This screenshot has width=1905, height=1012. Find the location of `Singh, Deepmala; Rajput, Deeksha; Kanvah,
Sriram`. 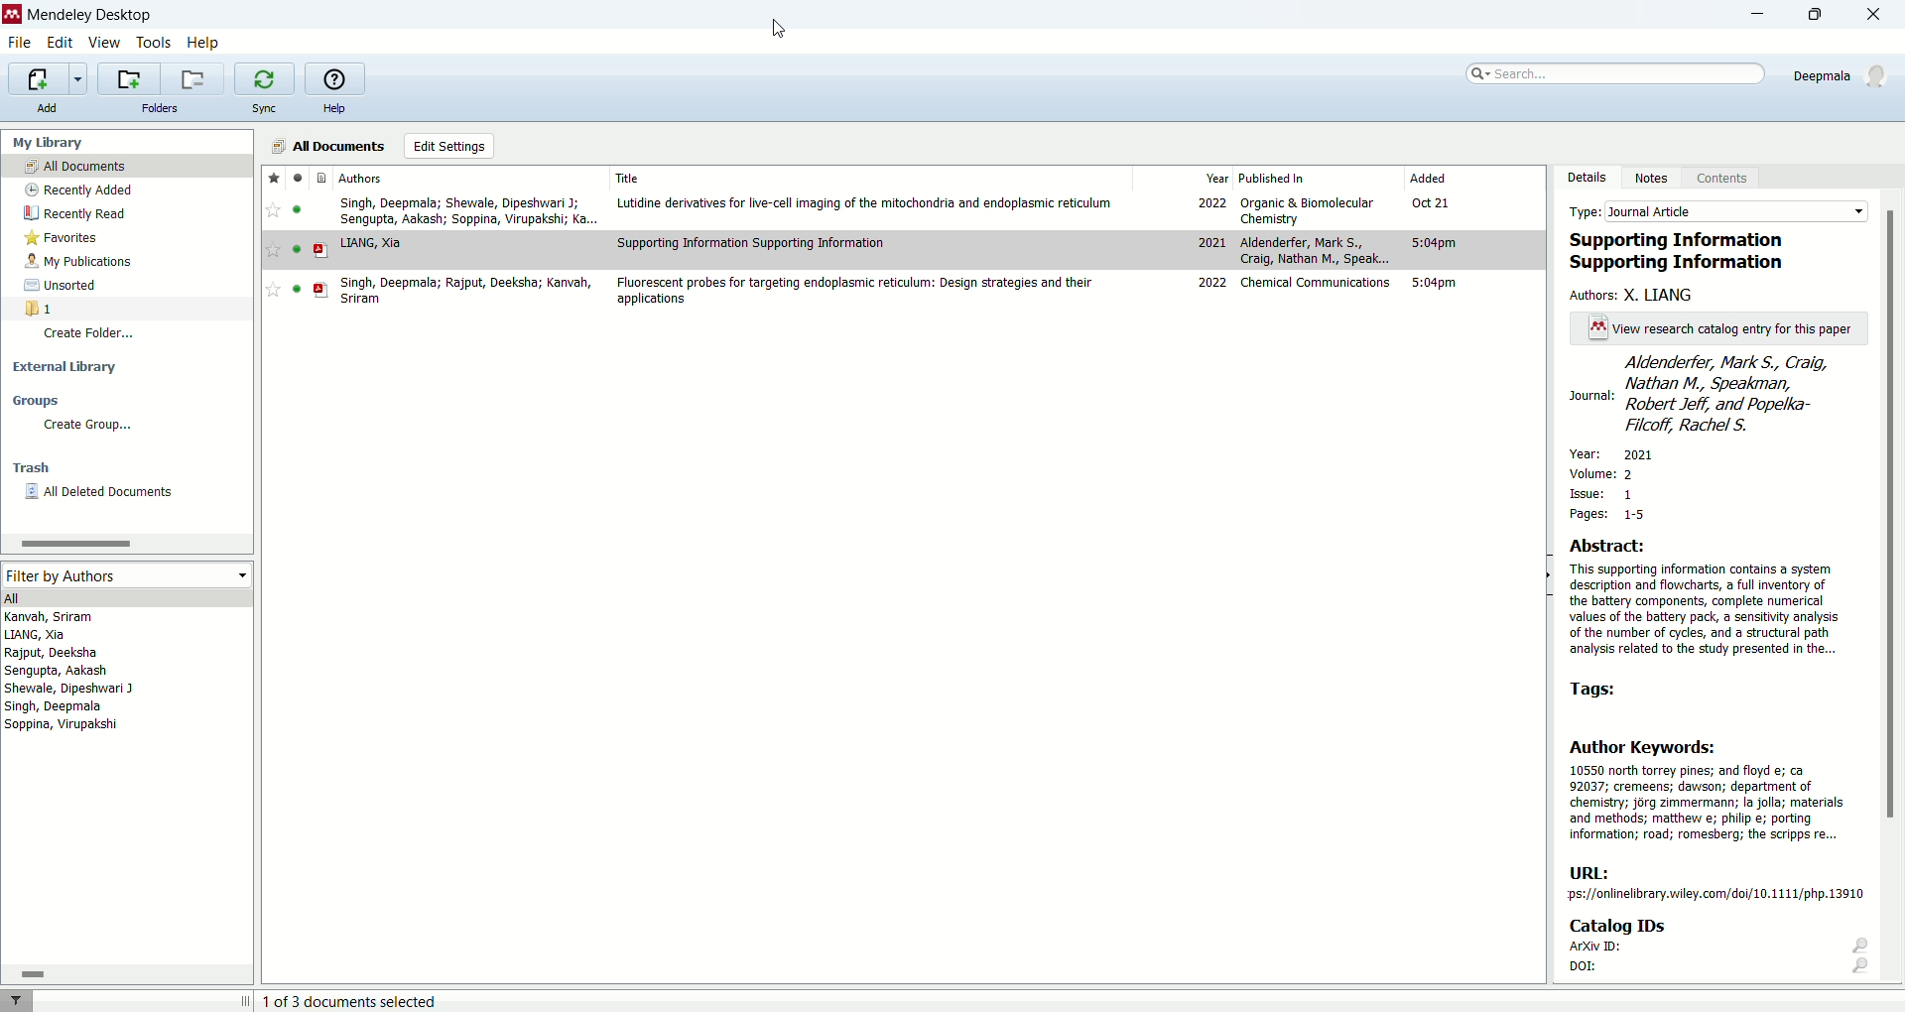

Singh, Deepmala; Rajput, Deeksha; Kanvah,
Sriram is located at coordinates (464, 291).